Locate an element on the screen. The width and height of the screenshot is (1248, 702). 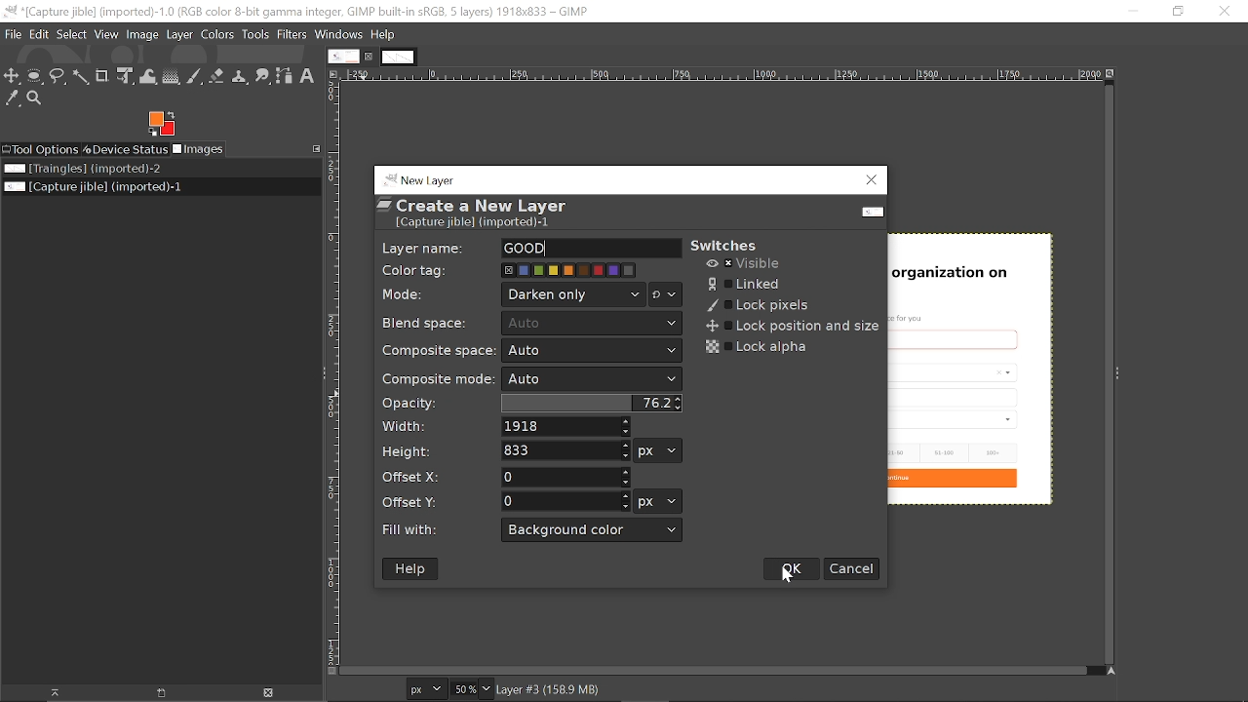
Help is located at coordinates (382, 35).